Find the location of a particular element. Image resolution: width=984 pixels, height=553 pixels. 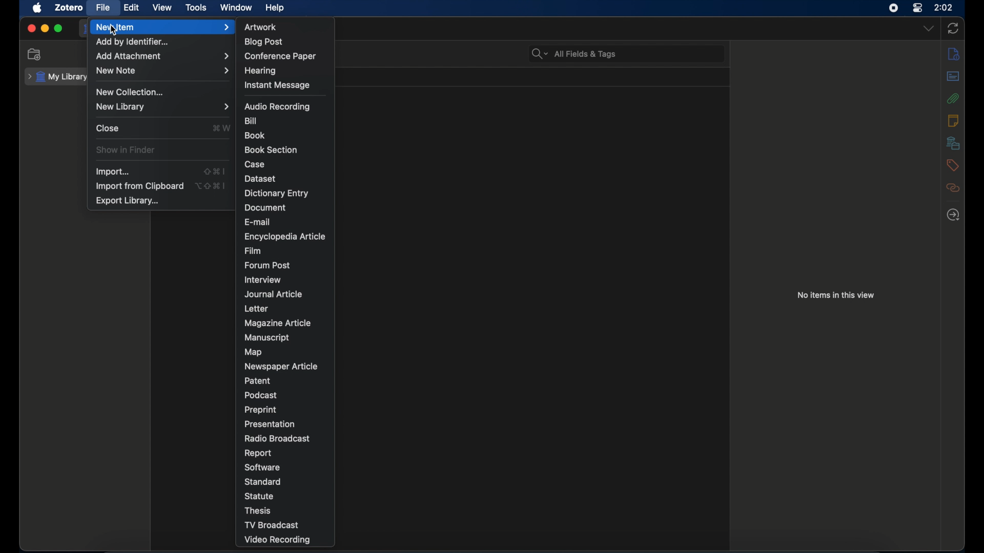

file is located at coordinates (104, 8).